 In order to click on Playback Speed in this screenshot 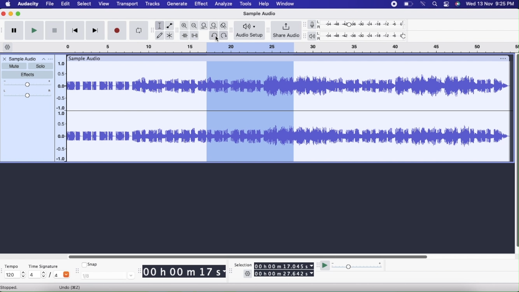, I will do `click(365, 266)`.